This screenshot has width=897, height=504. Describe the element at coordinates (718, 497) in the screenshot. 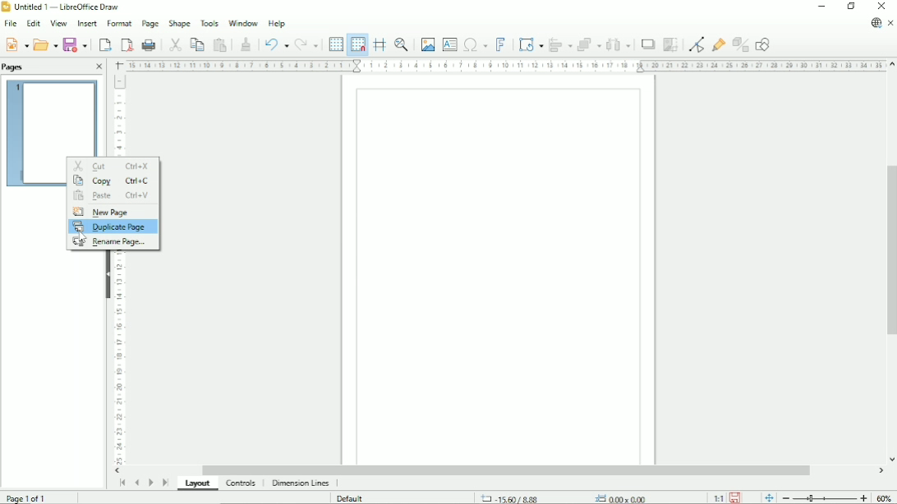

I see `Scaling factor` at that location.